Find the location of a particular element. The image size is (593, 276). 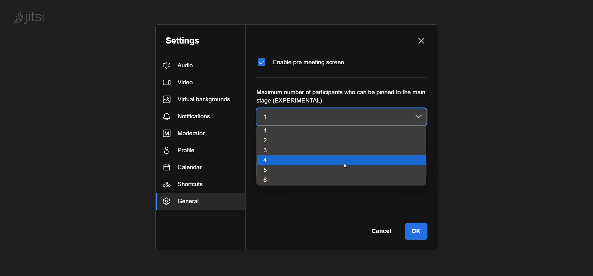

virtual background is located at coordinates (198, 98).